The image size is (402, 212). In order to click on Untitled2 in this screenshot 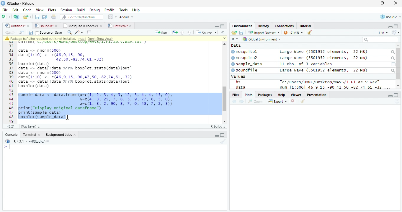, I will do `click(120, 26)`.